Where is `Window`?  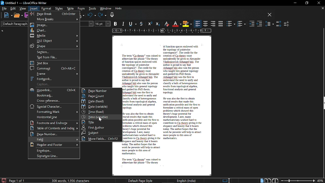 Window is located at coordinates (105, 9).